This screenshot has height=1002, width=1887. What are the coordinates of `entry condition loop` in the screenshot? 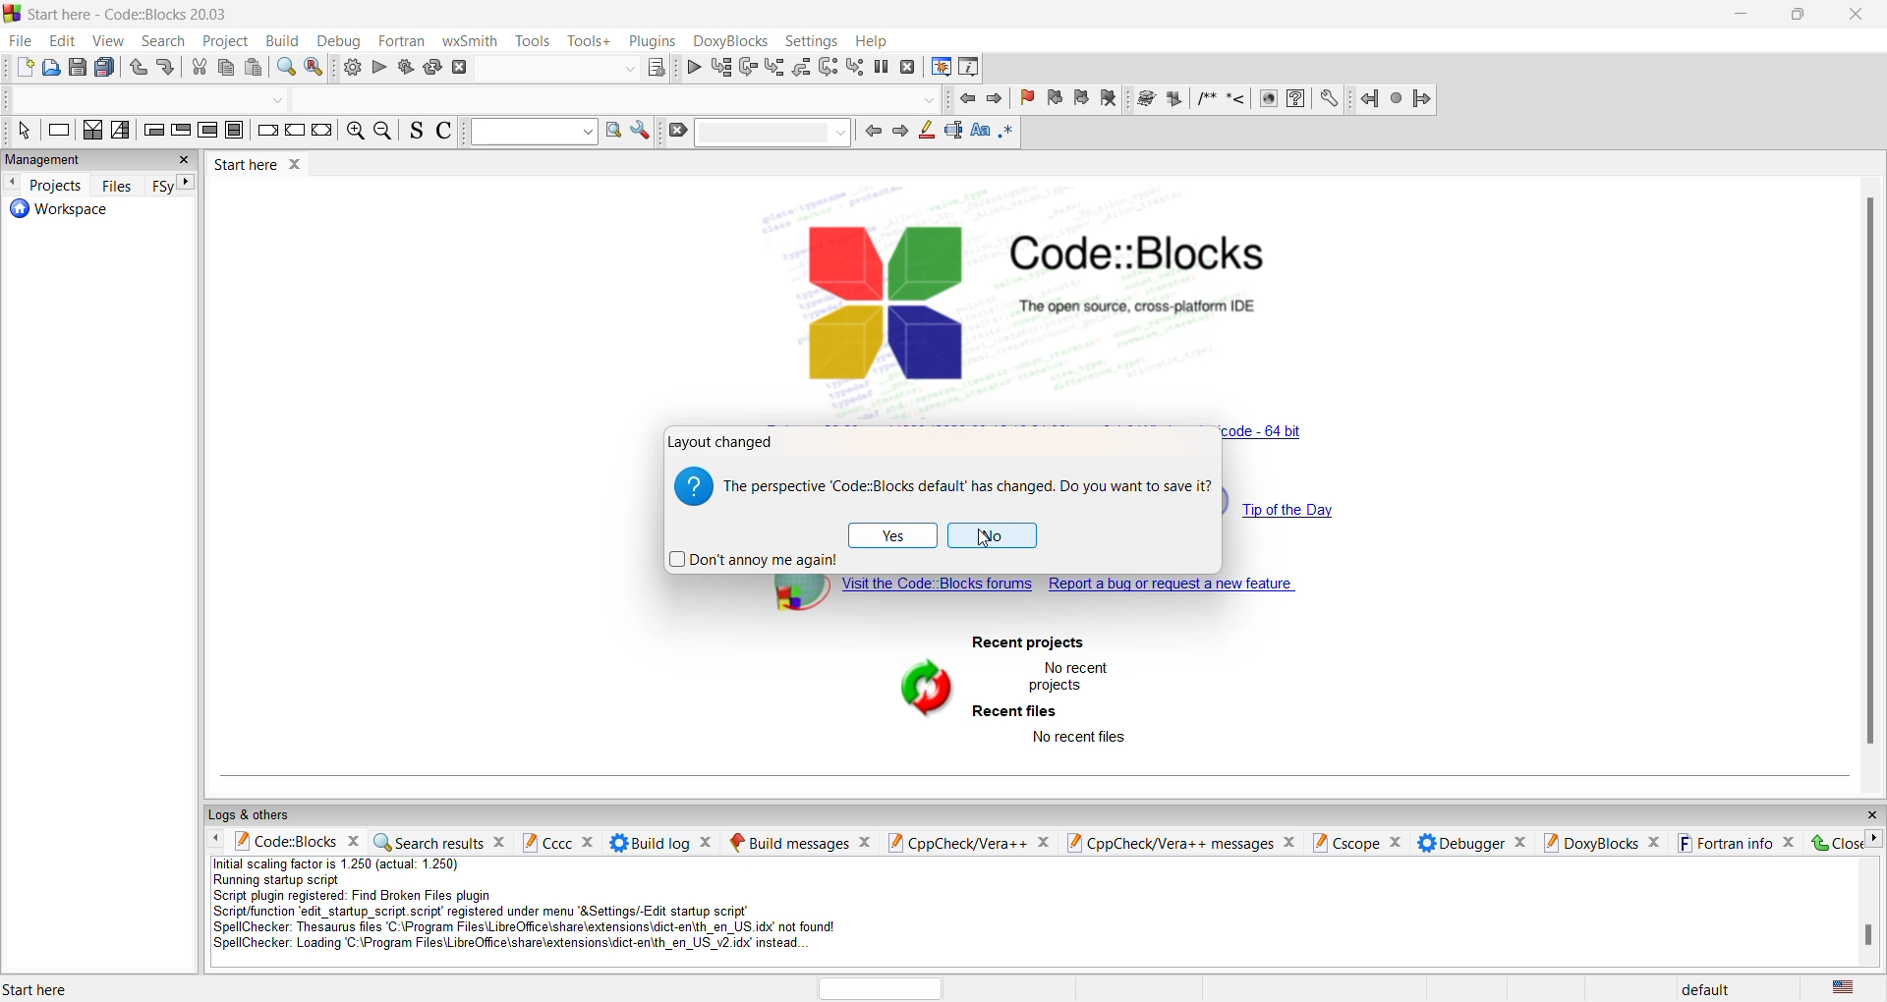 It's located at (154, 133).